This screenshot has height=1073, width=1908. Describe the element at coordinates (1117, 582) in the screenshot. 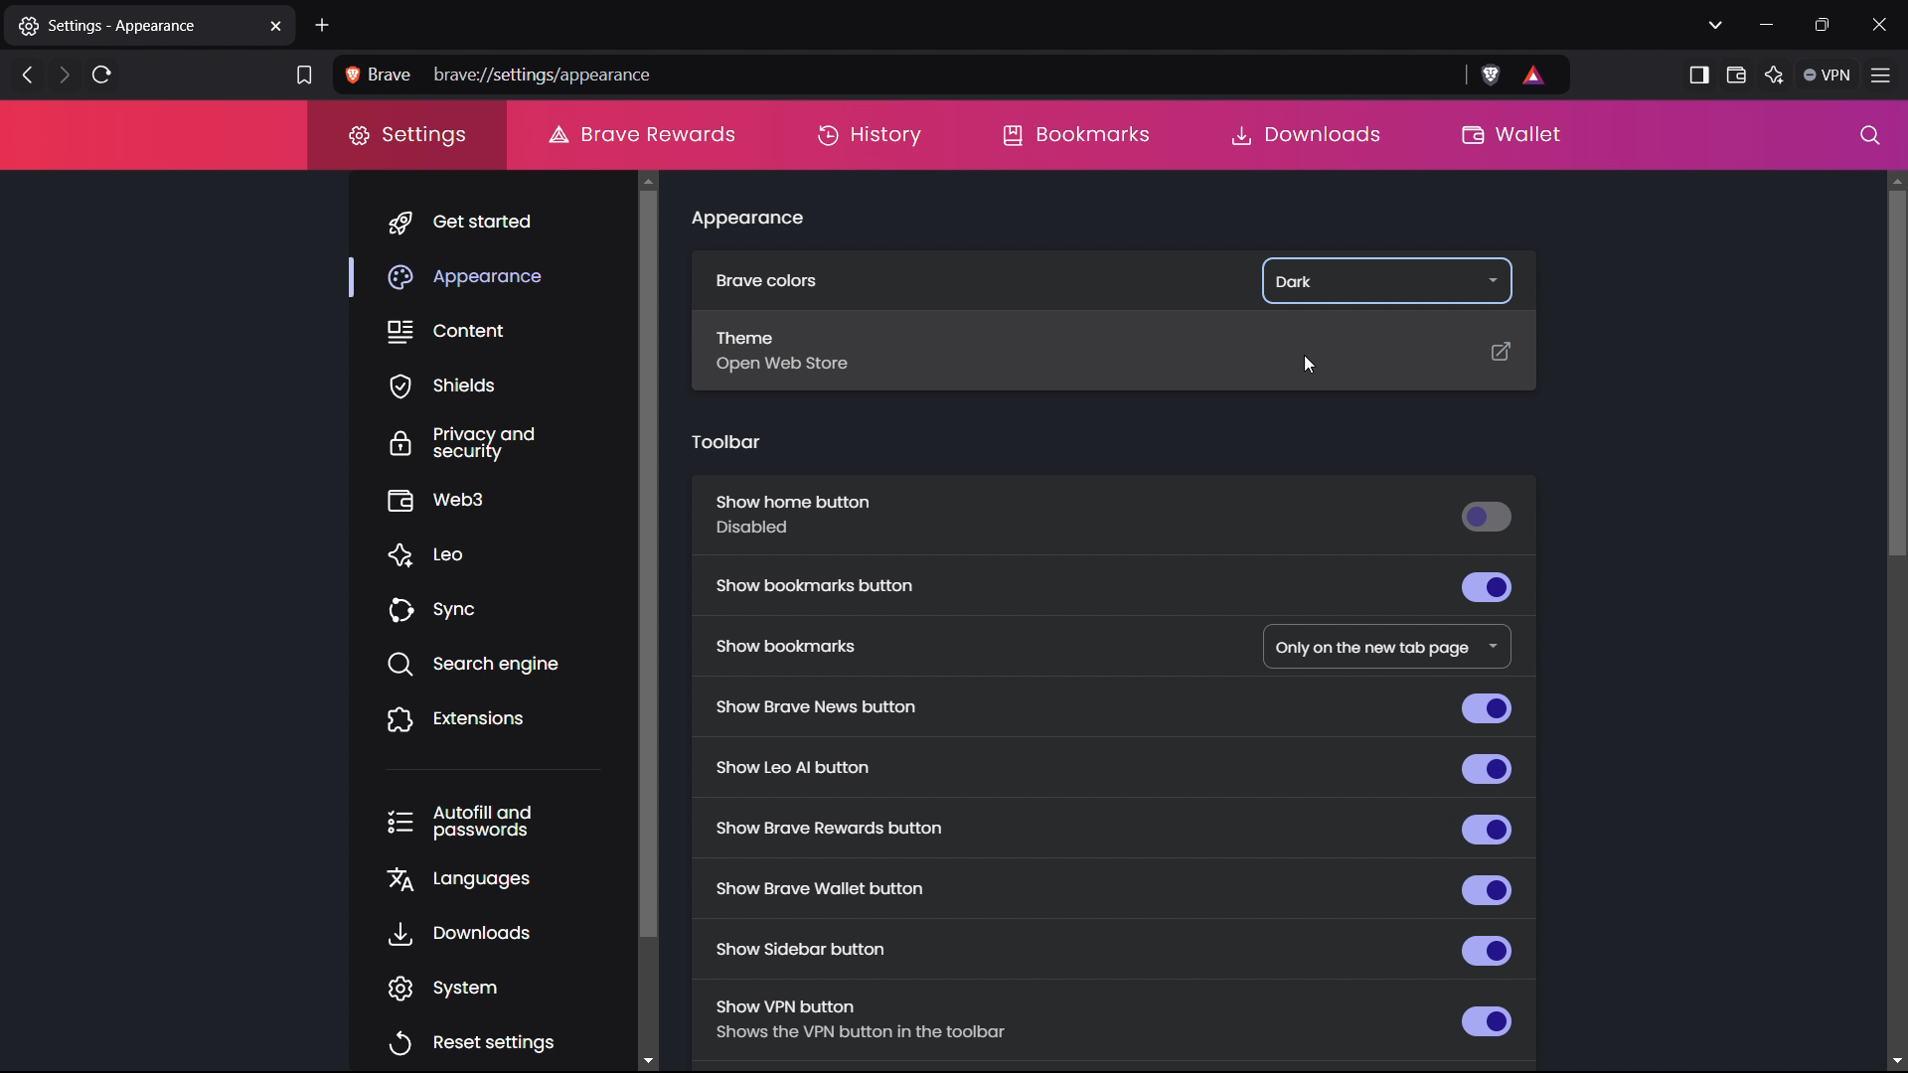

I see `show bookmarks button` at that location.